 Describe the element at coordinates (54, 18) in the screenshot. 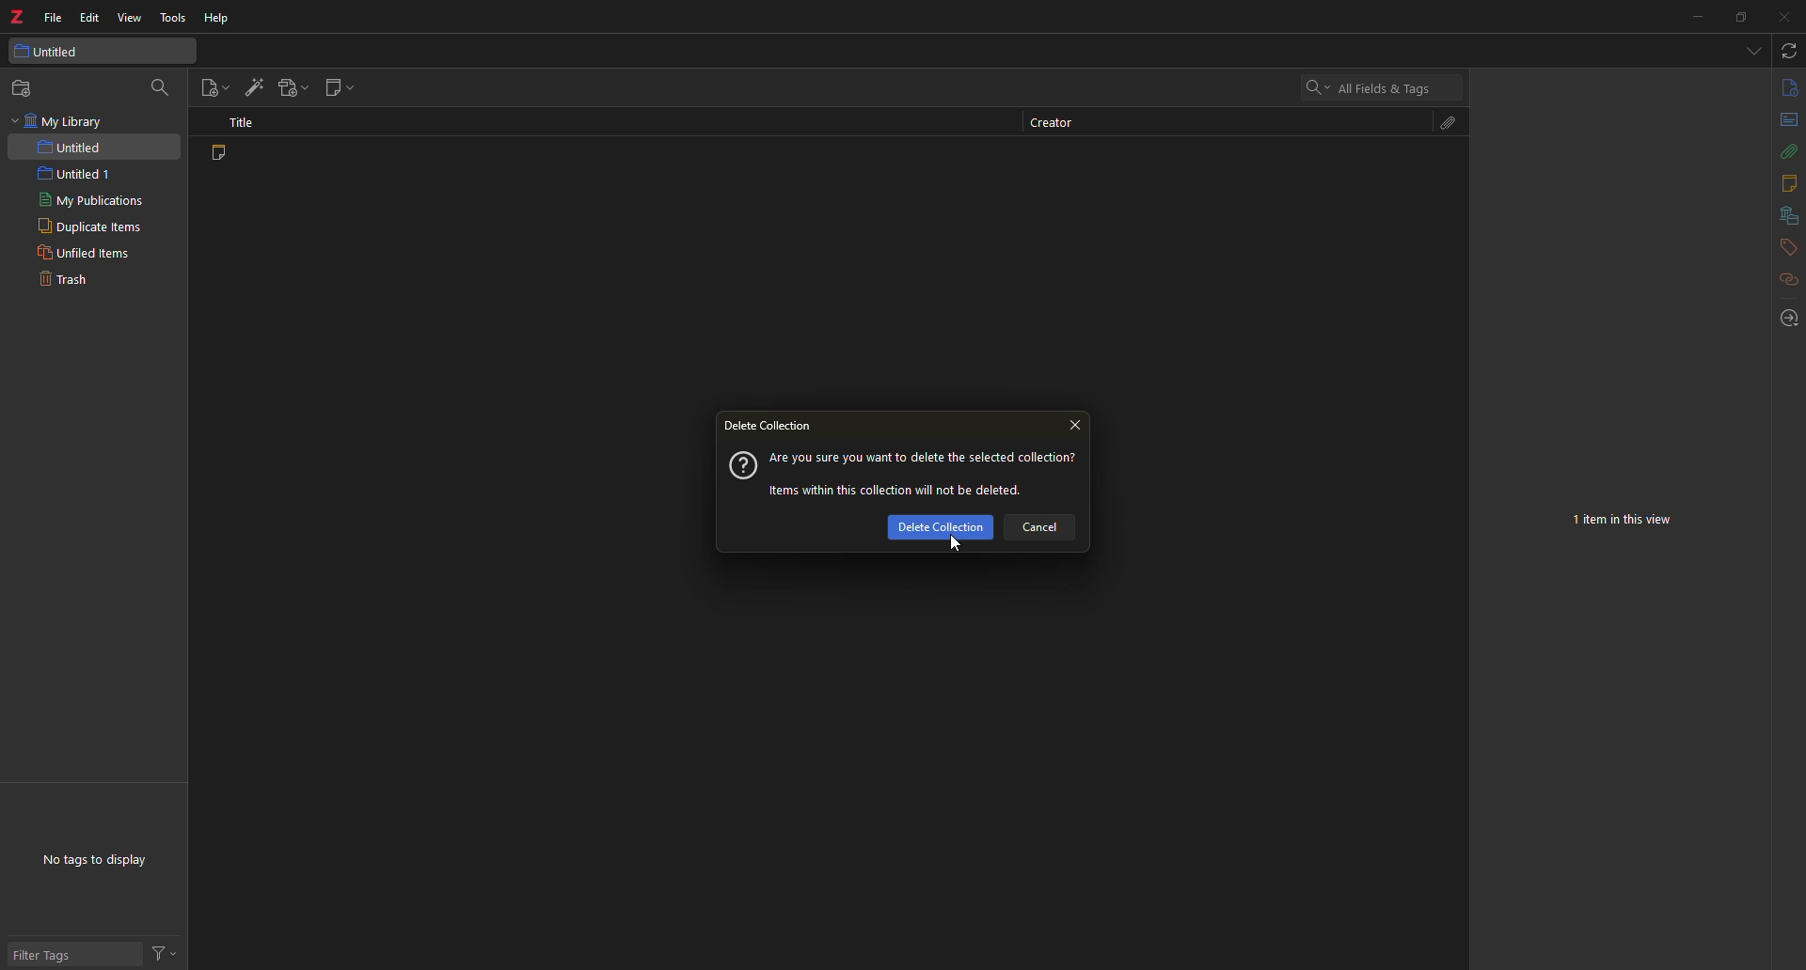

I see `file` at that location.